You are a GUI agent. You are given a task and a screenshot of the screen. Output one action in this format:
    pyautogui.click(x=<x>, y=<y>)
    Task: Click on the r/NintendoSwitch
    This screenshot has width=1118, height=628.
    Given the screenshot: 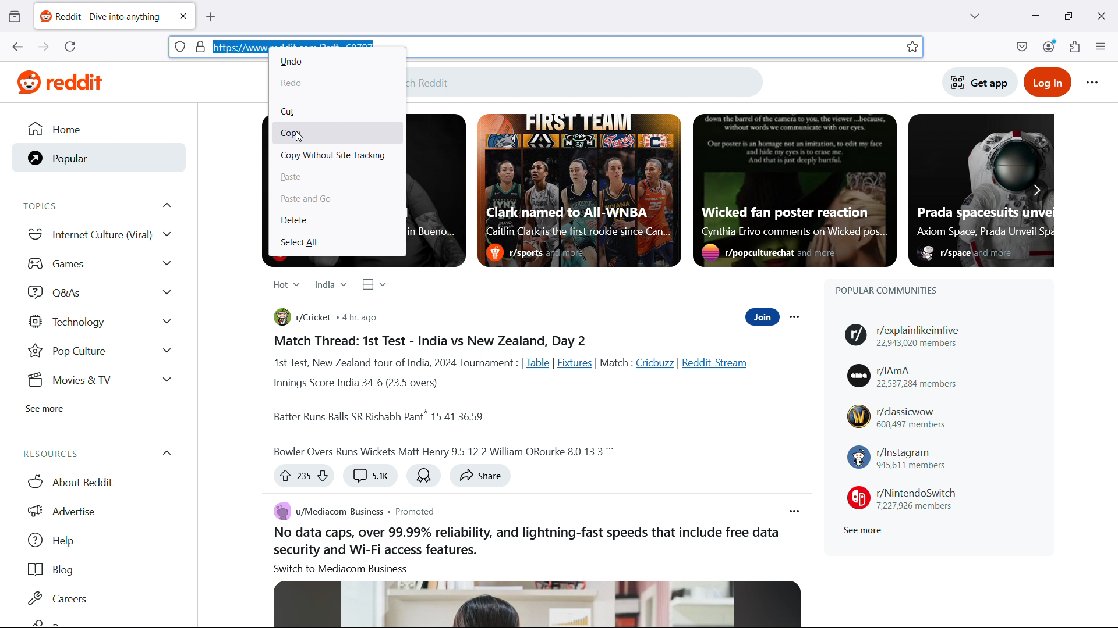 What is the action you would take?
    pyautogui.click(x=902, y=497)
    